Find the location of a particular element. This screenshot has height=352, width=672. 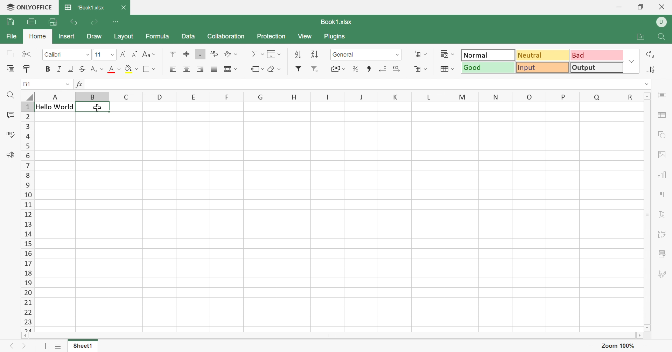

Named ranges is located at coordinates (257, 69).